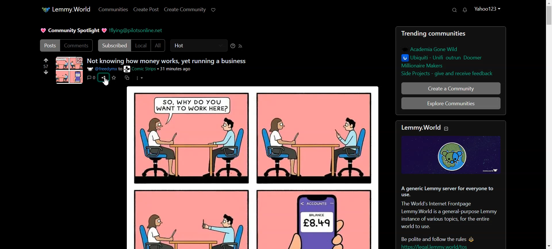 The image size is (552, 249). What do you see at coordinates (91, 77) in the screenshot?
I see `Comments` at bounding box center [91, 77].